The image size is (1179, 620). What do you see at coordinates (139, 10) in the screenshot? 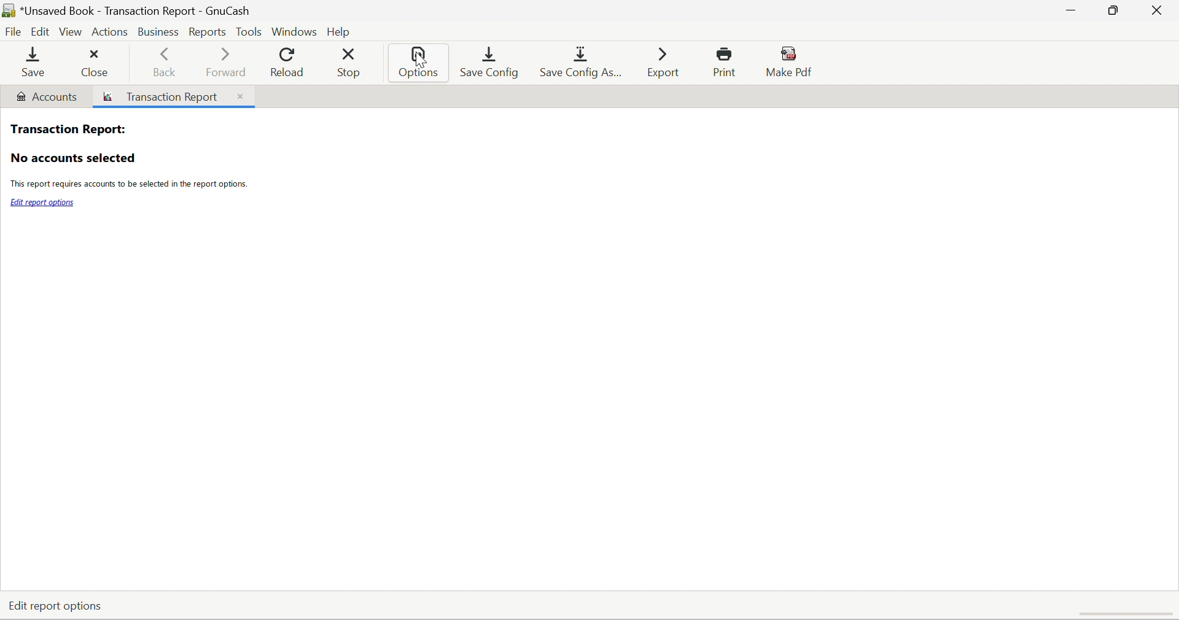
I see `*Untitled - Accounts - GnuCash` at bounding box center [139, 10].